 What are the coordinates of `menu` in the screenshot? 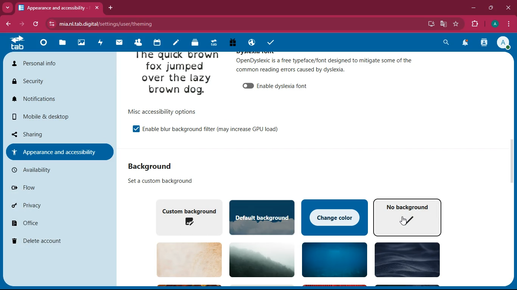 It's located at (509, 23).